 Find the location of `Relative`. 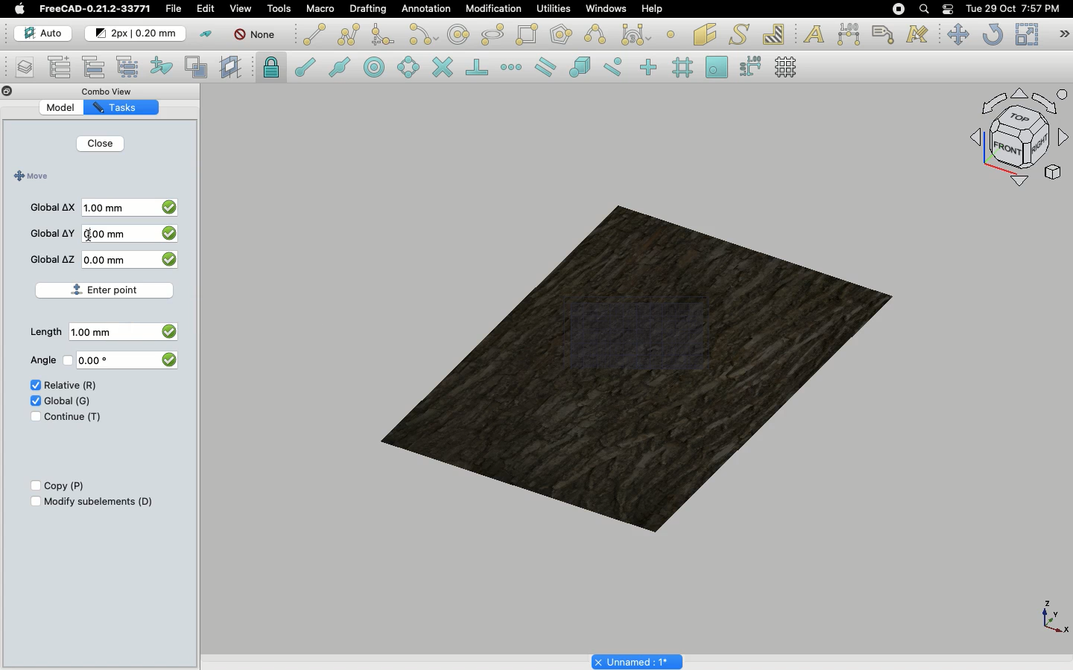

Relative is located at coordinates (71, 386).